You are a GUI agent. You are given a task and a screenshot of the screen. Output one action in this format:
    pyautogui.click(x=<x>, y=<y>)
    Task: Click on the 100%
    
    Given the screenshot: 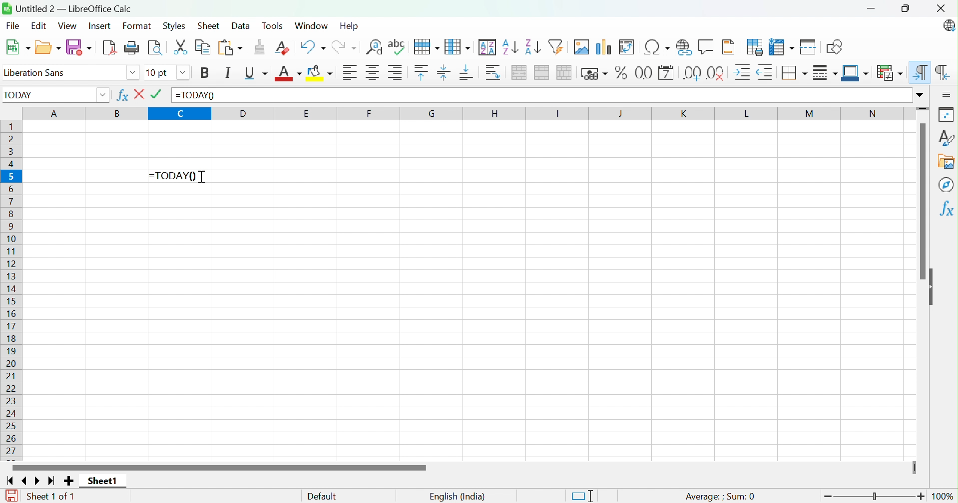 What is the action you would take?
    pyautogui.click(x=945, y=497)
    